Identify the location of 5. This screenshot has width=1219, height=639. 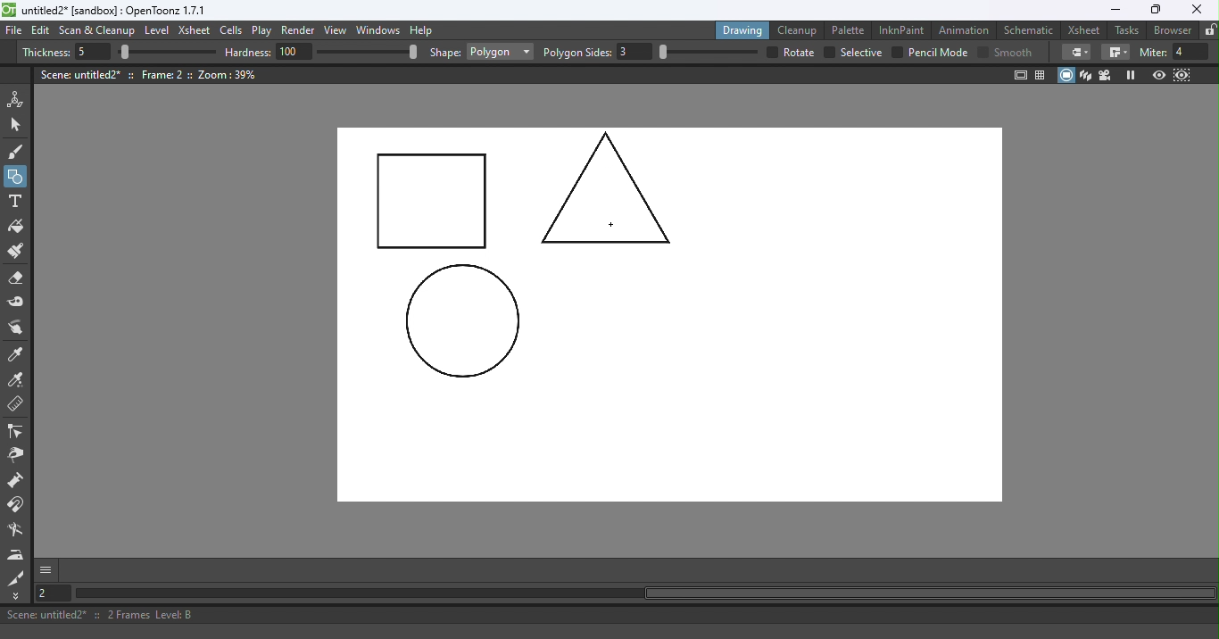
(90, 53).